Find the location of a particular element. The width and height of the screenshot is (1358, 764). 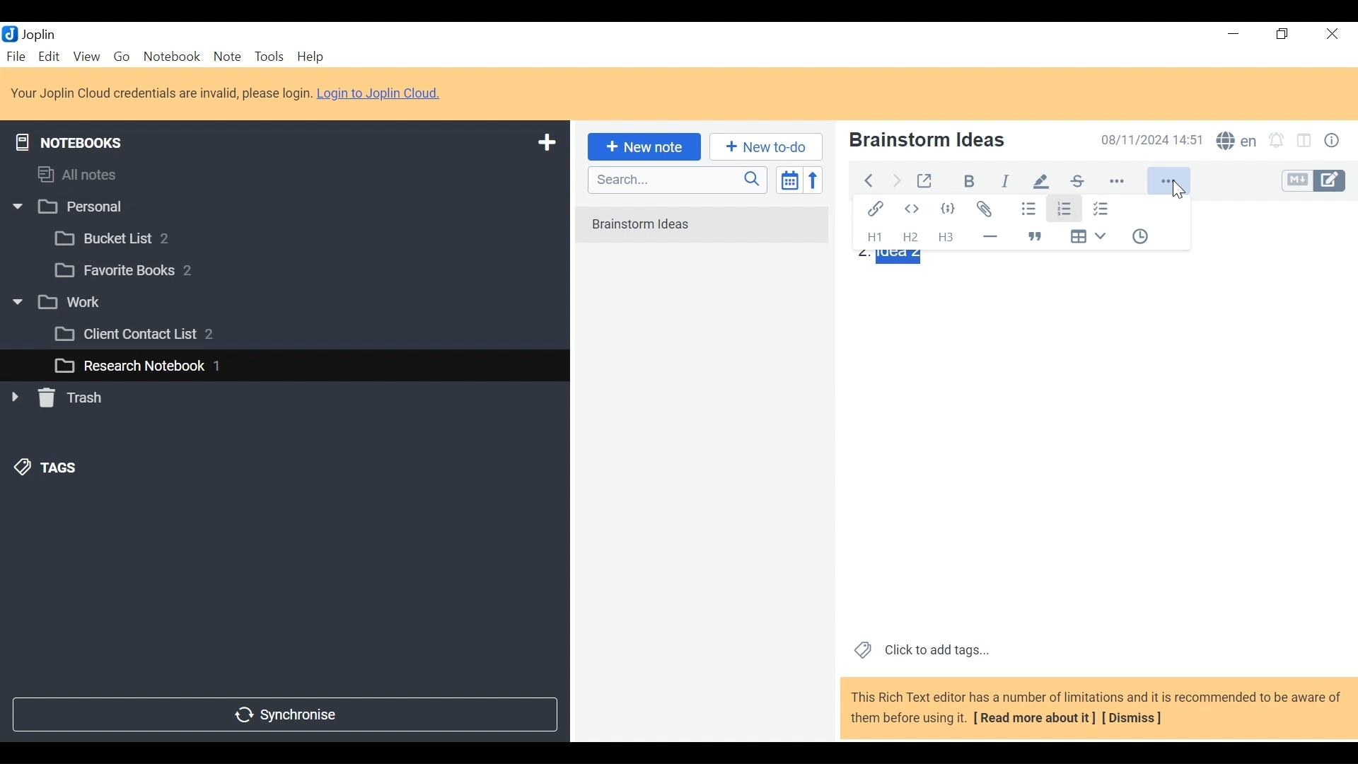

Forward is located at coordinates (898, 179).